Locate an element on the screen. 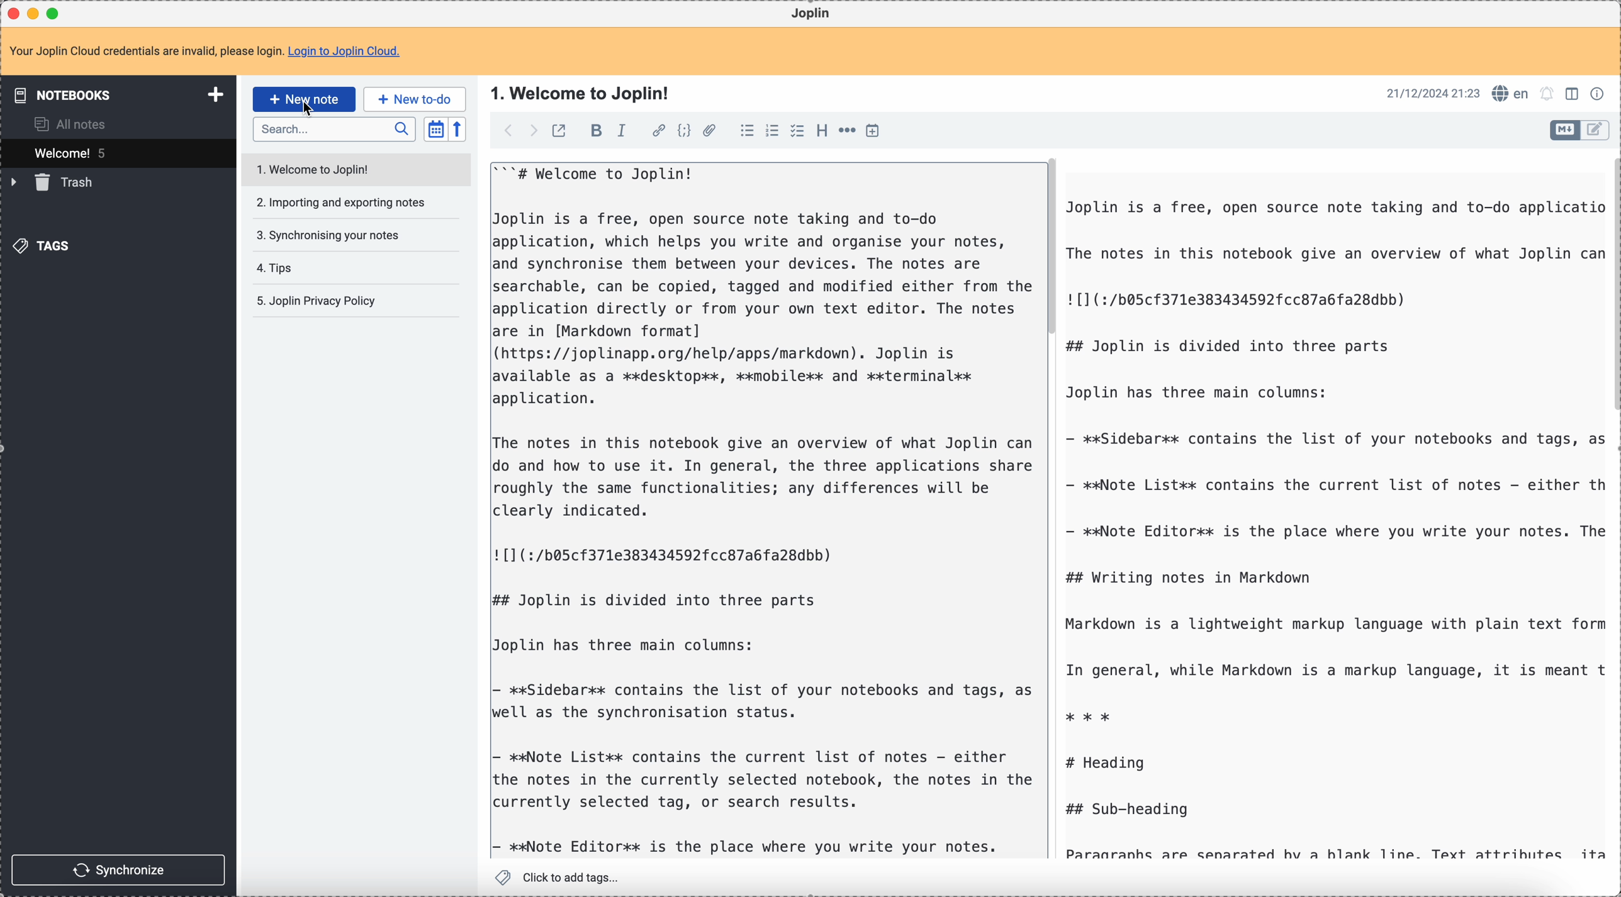 Image resolution: width=1621 pixels, height=897 pixels. toggle external editing is located at coordinates (558, 130).